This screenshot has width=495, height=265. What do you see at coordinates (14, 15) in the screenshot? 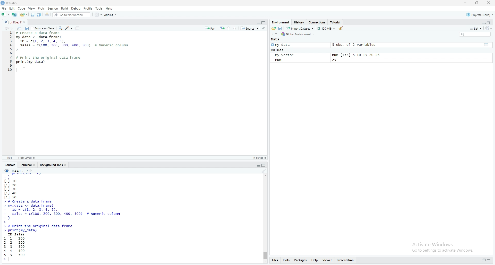
I see `create a project` at bounding box center [14, 15].